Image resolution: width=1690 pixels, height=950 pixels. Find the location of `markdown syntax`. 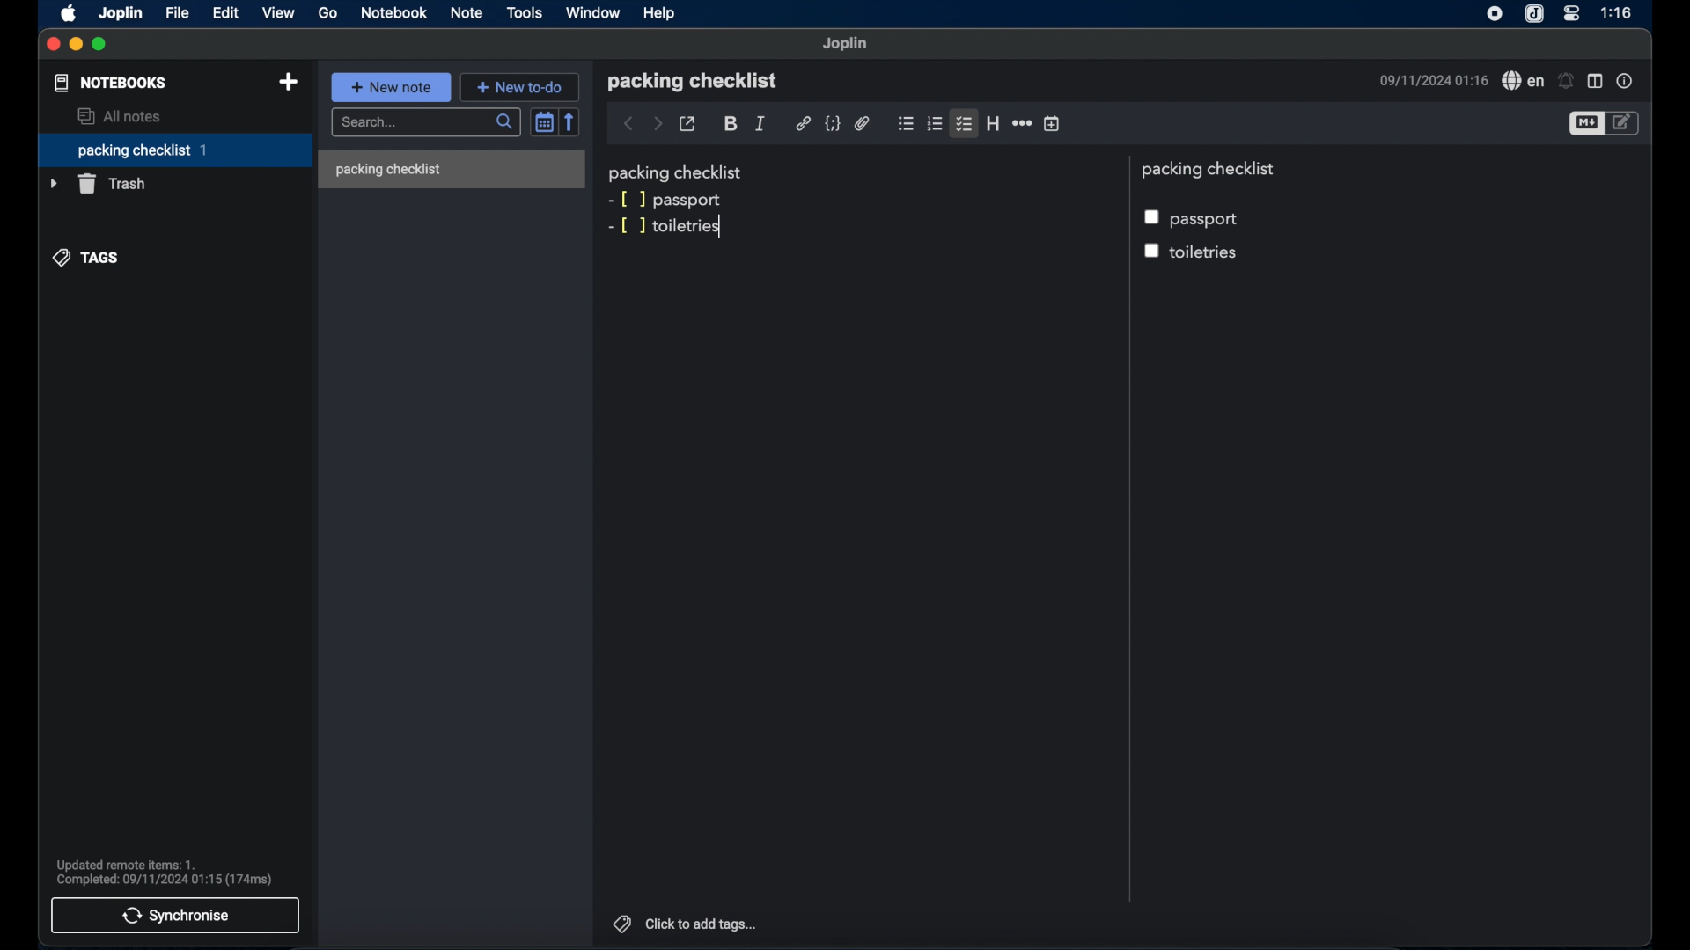

markdown syntax is located at coordinates (628, 226).